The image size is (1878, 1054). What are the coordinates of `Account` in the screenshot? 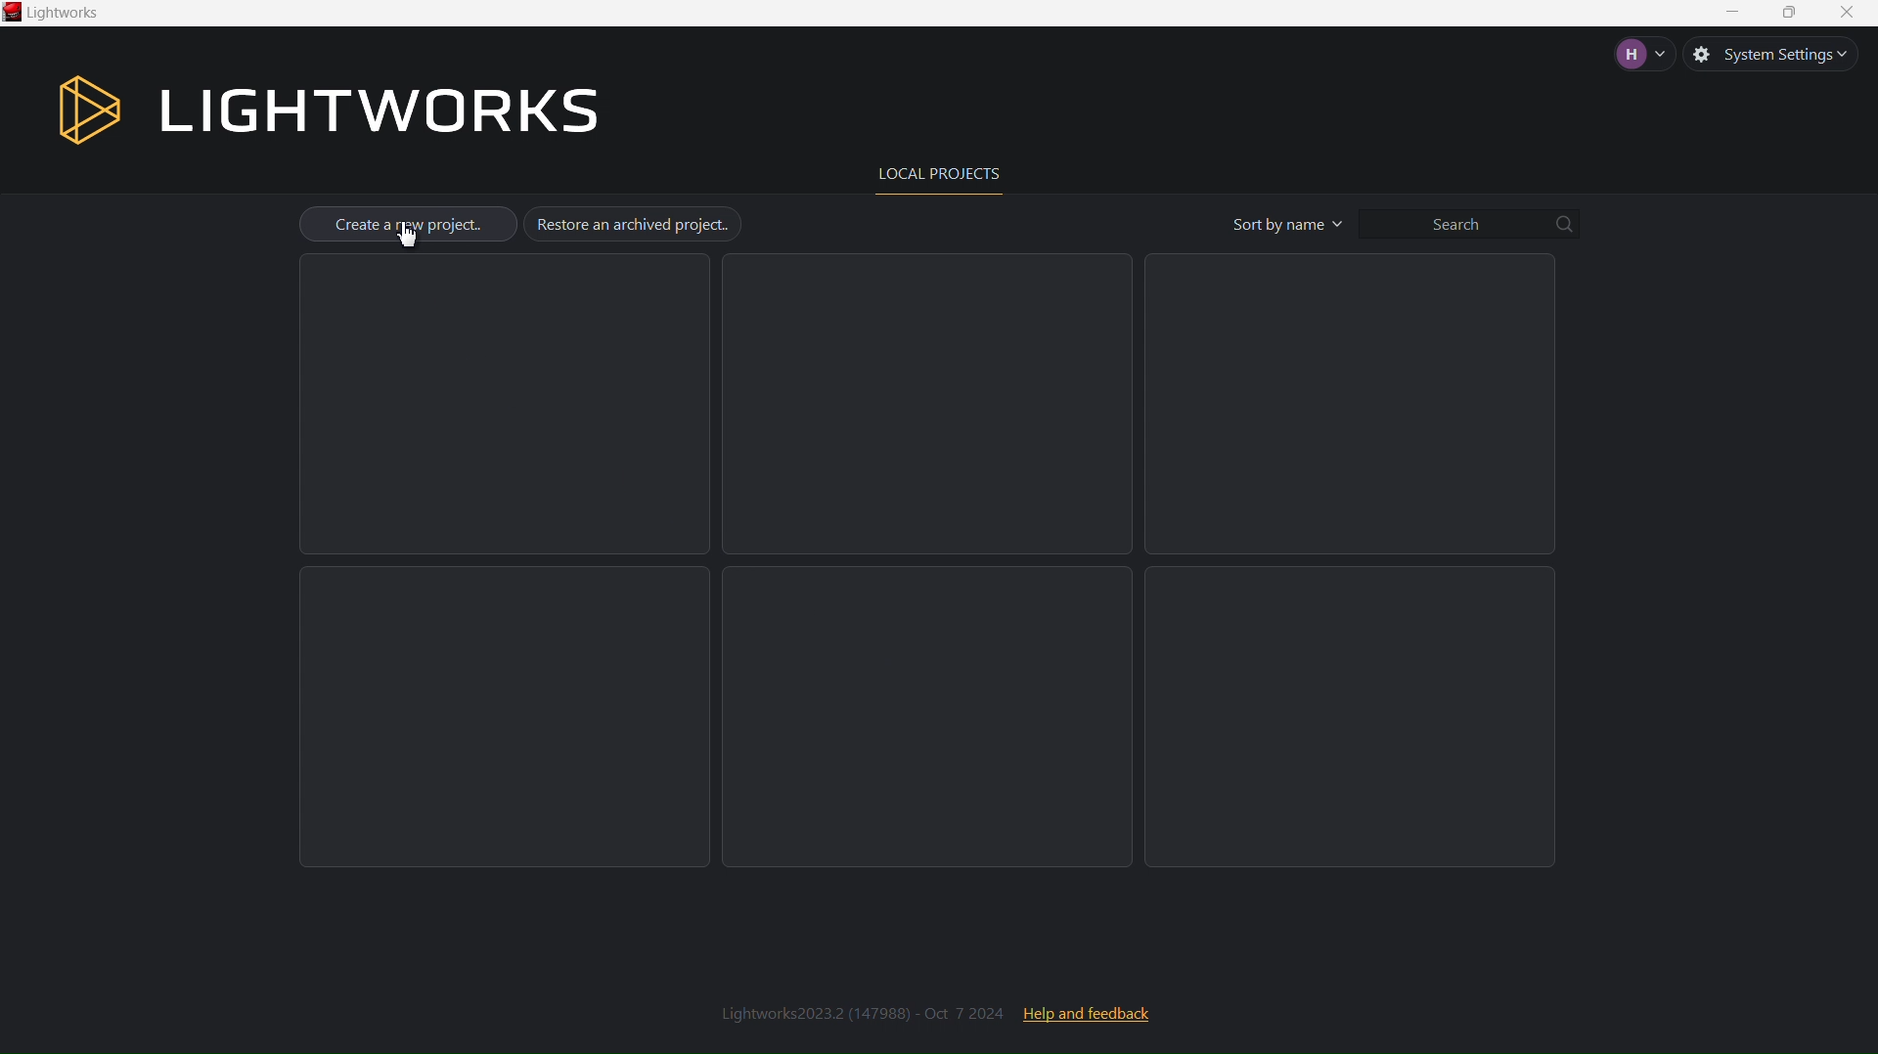 It's located at (1641, 54).